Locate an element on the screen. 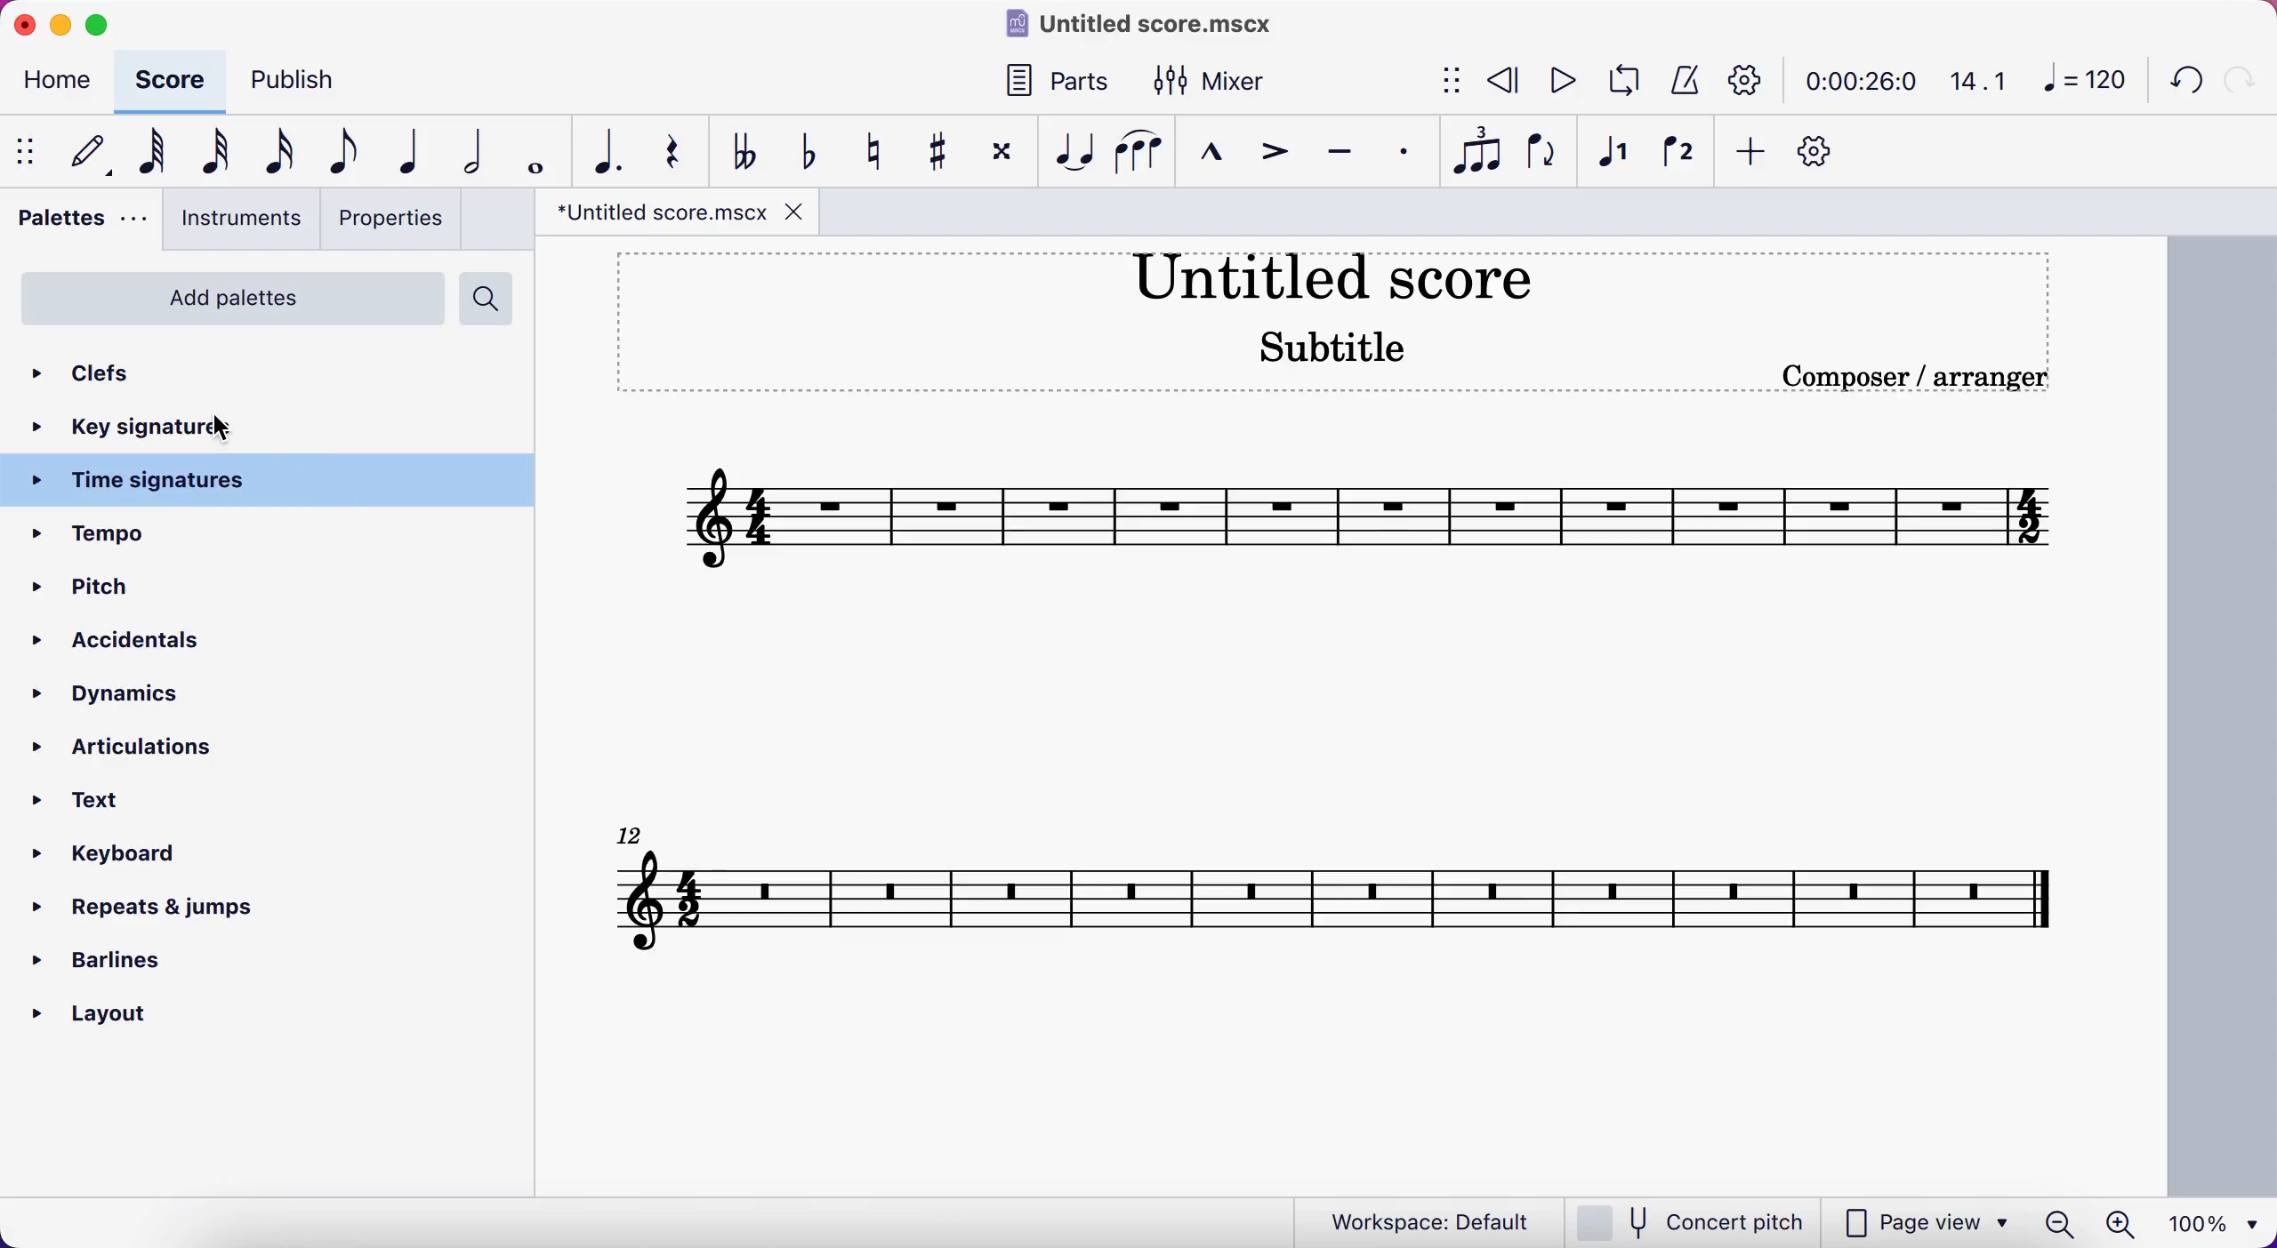 The width and height of the screenshot is (2277, 1248). workspace: default is located at coordinates (1412, 1219).